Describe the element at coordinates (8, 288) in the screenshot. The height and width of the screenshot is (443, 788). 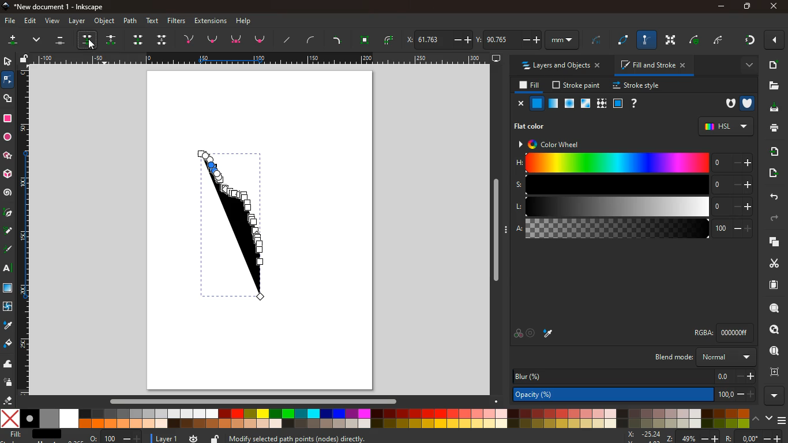
I see `texture` at that location.